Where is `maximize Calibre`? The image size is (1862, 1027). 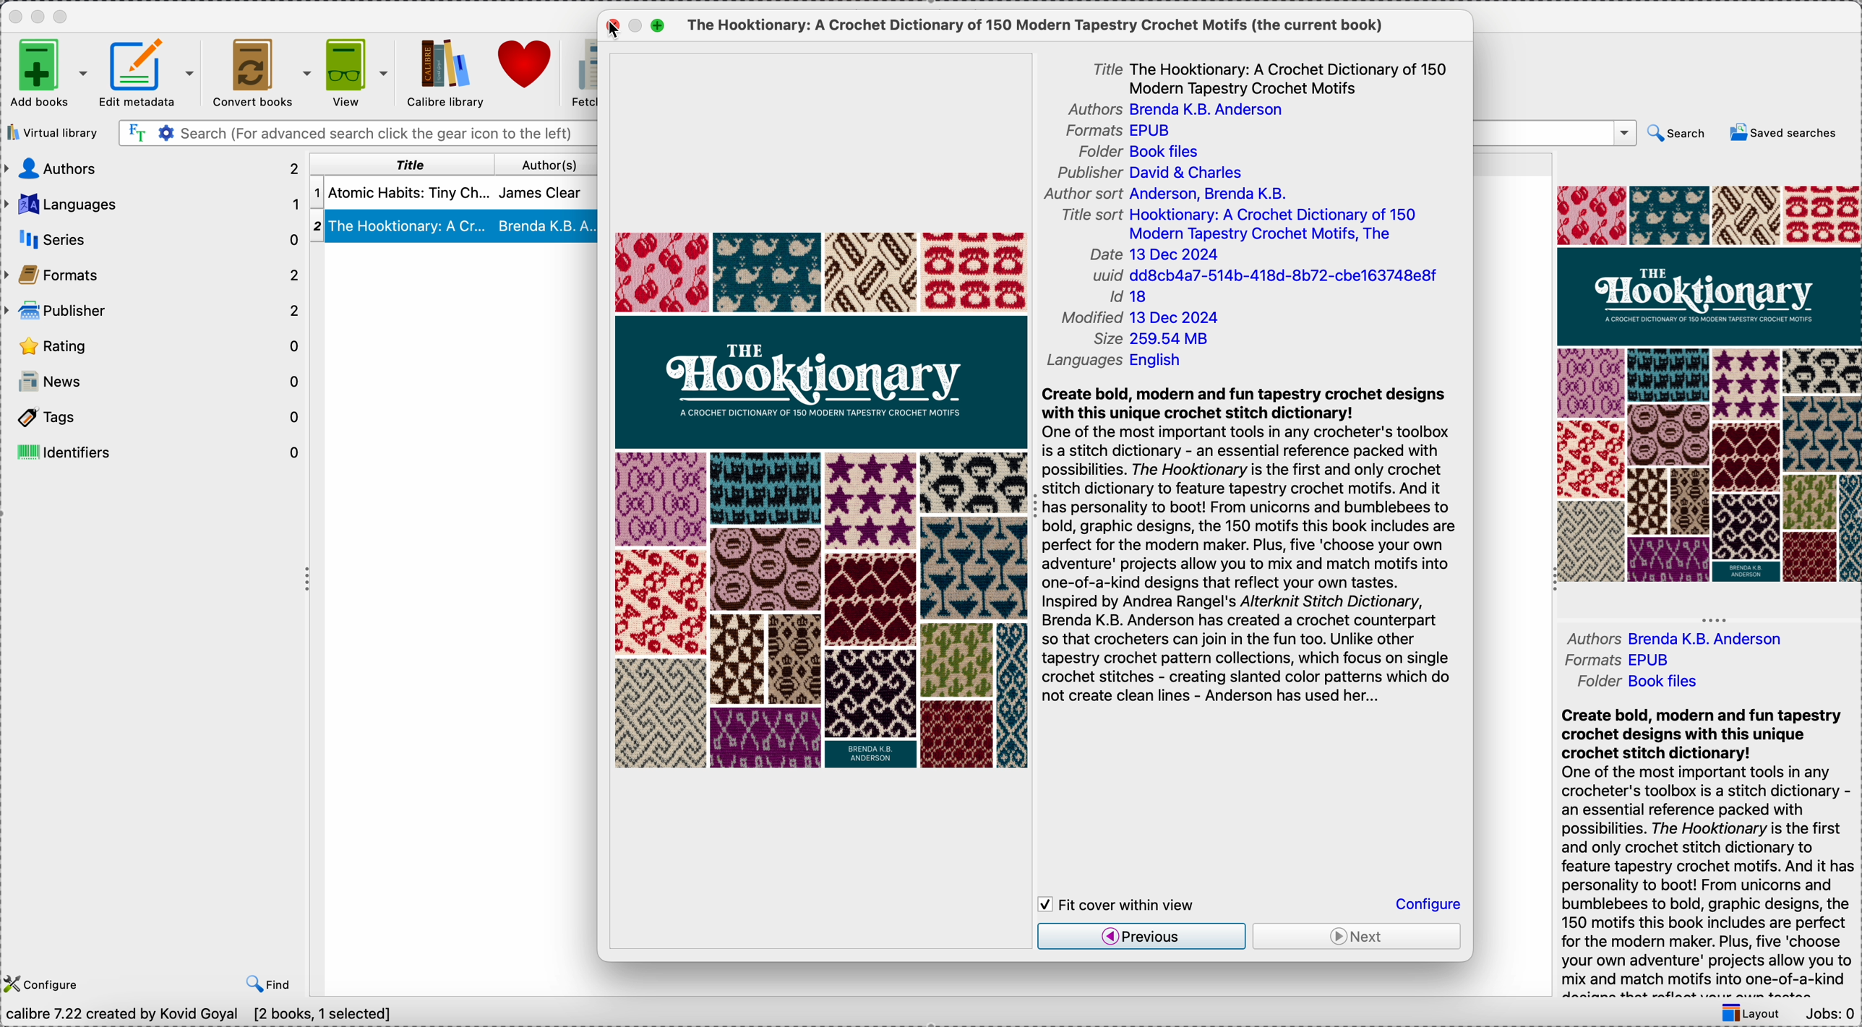
maximize Calibre is located at coordinates (64, 14).